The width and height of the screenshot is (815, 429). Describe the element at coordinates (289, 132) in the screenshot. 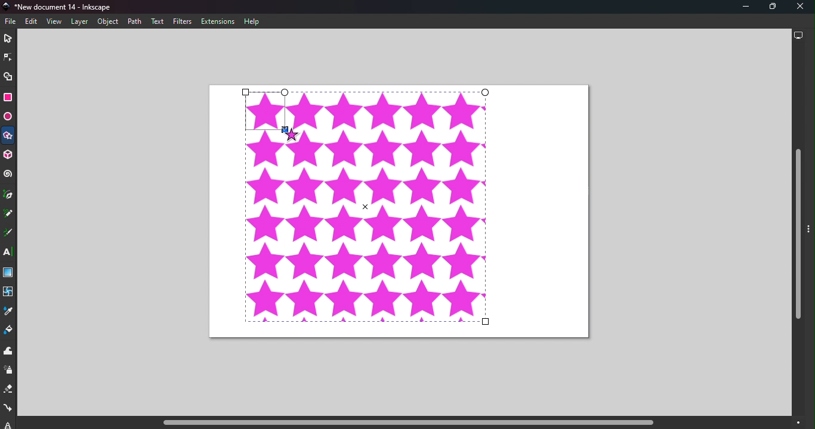

I see `Cursor` at that location.